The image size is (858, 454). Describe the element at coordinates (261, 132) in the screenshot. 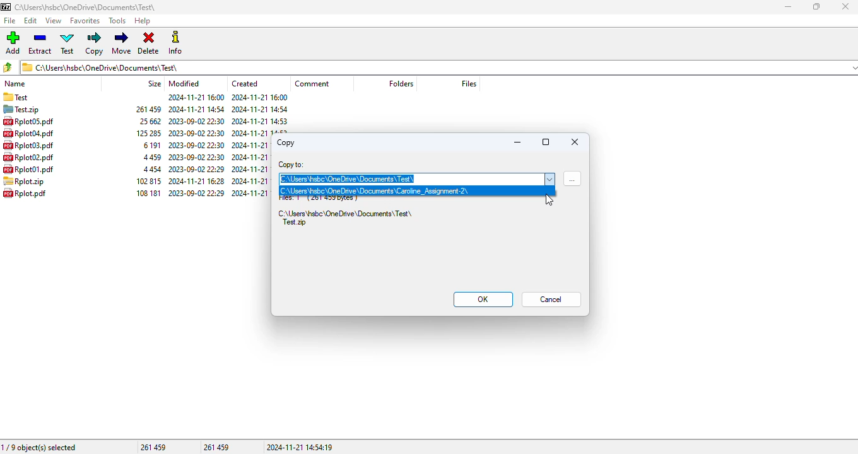

I see `created date & time` at that location.